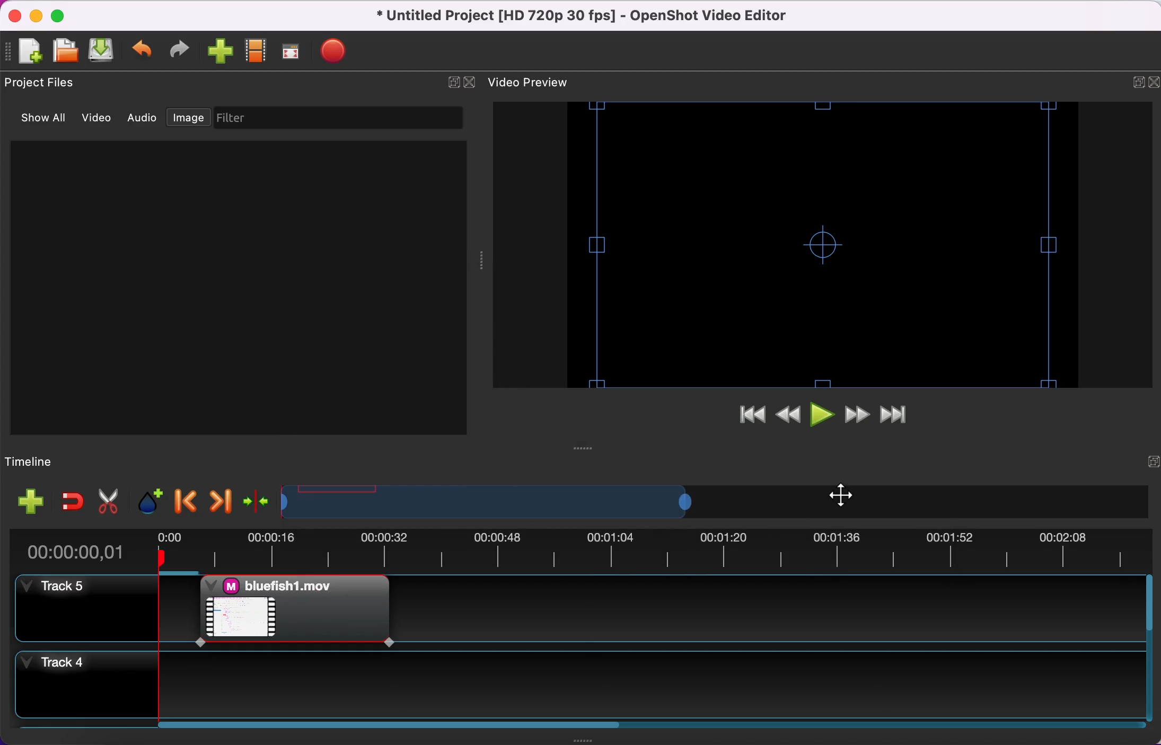 This screenshot has width=1161, height=745. What do you see at coordinates (70, 608) in the screenshot?
I see `Track 5` at bounding box center [70, 608].